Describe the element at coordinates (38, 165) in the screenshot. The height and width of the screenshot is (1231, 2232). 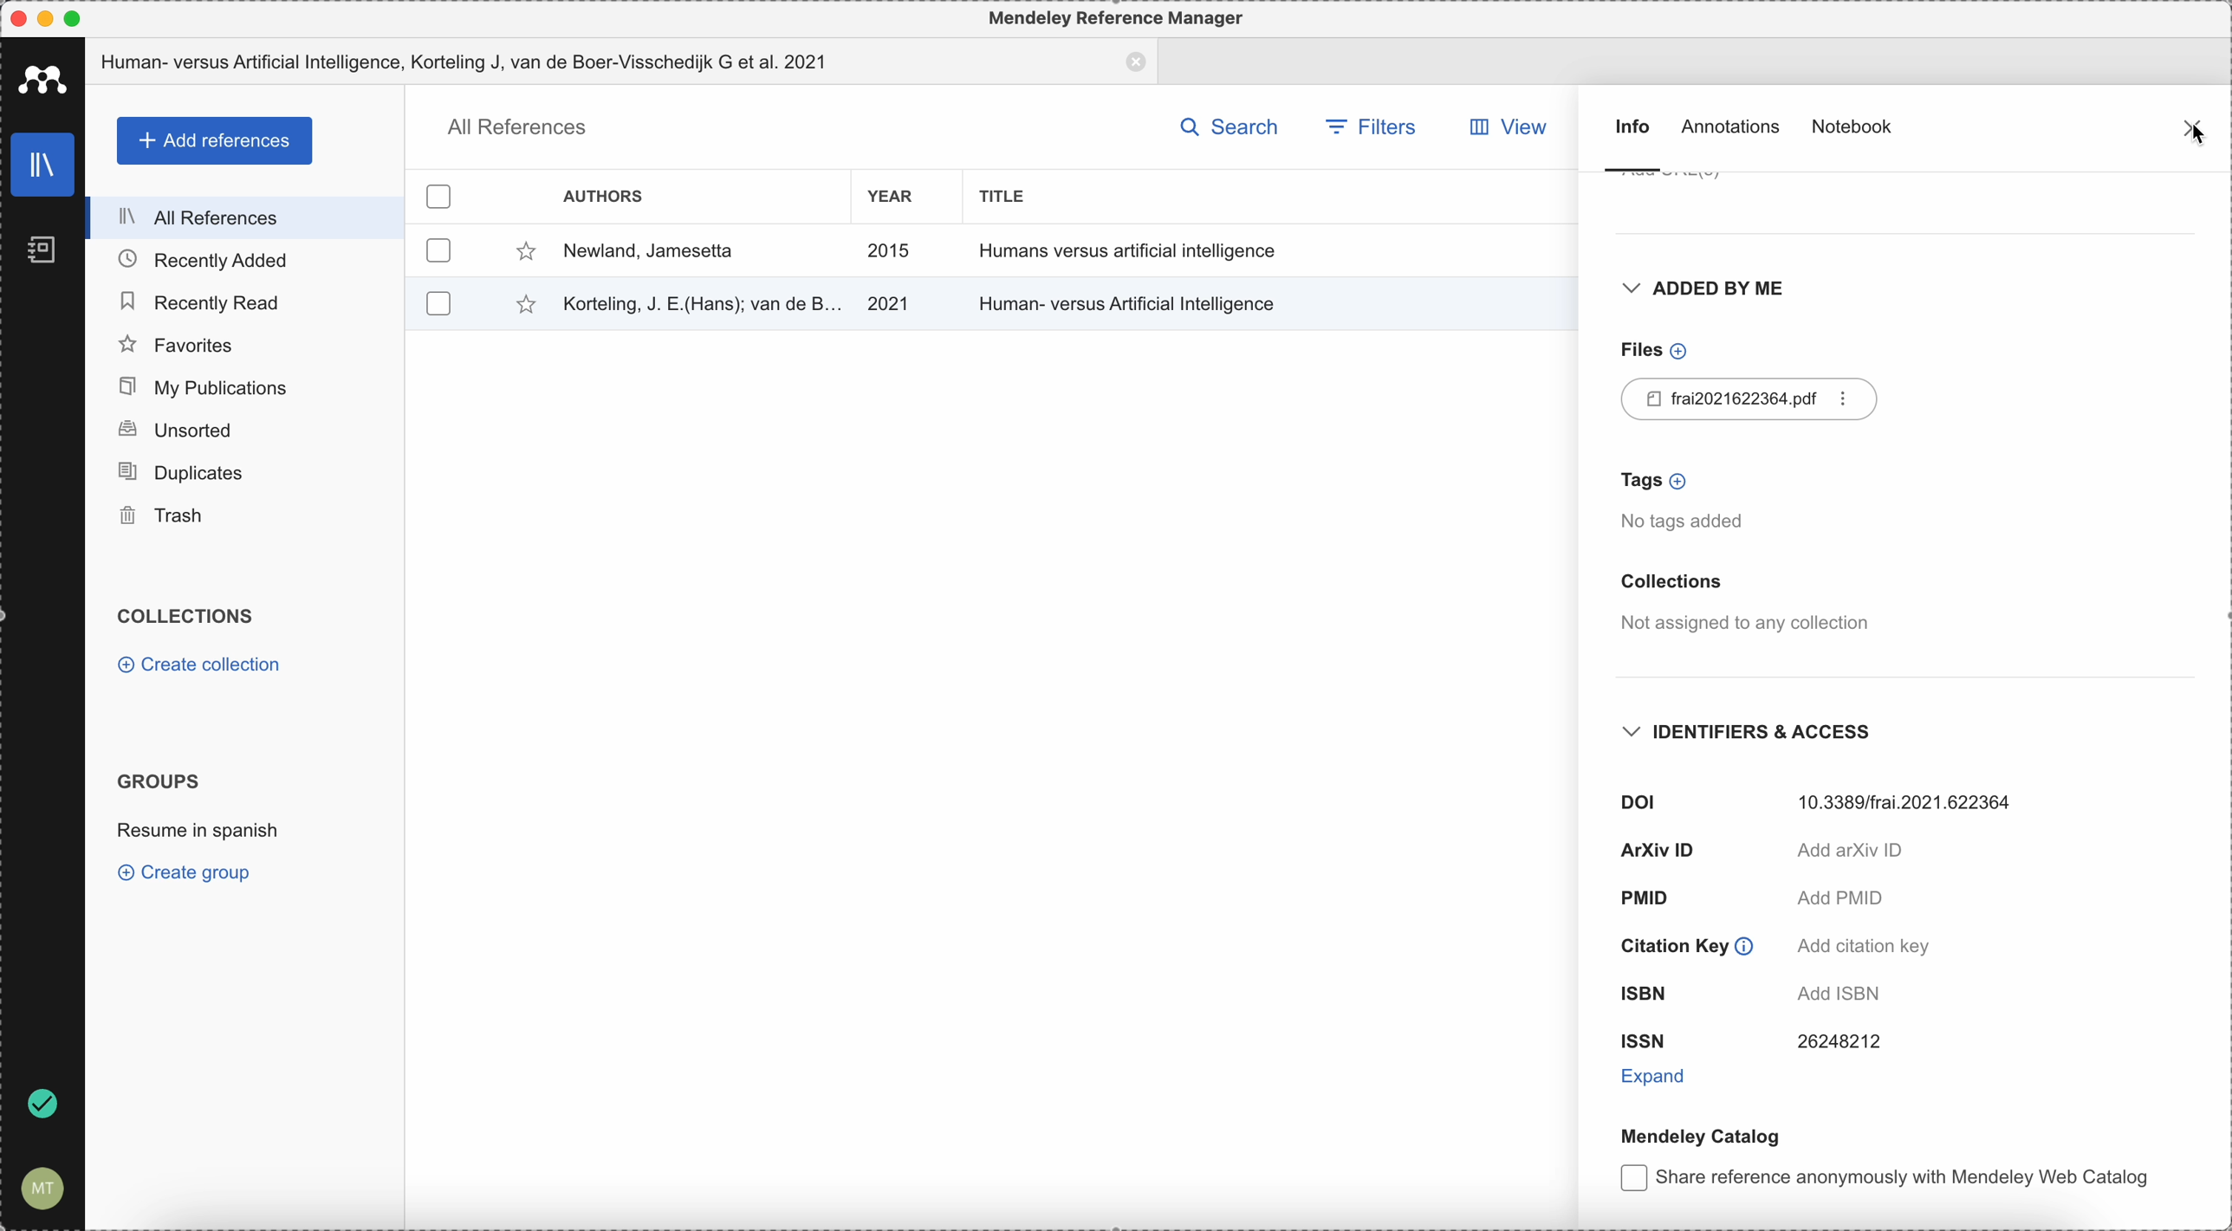
I see `library` at that location.